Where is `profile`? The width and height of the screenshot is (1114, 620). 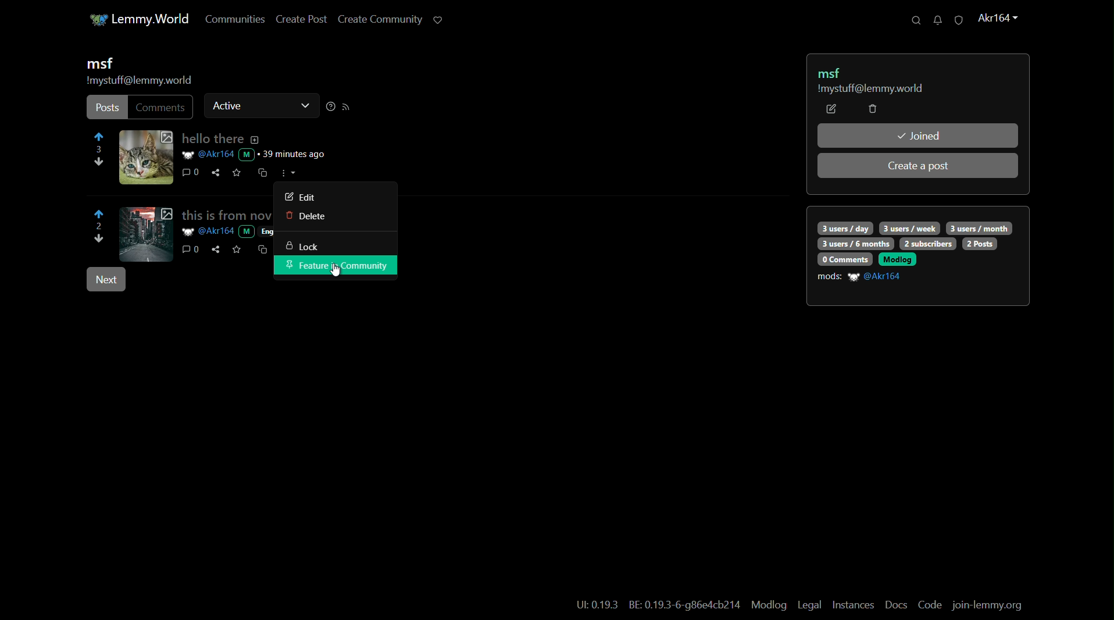 profile is located at coordinates (996, 19).